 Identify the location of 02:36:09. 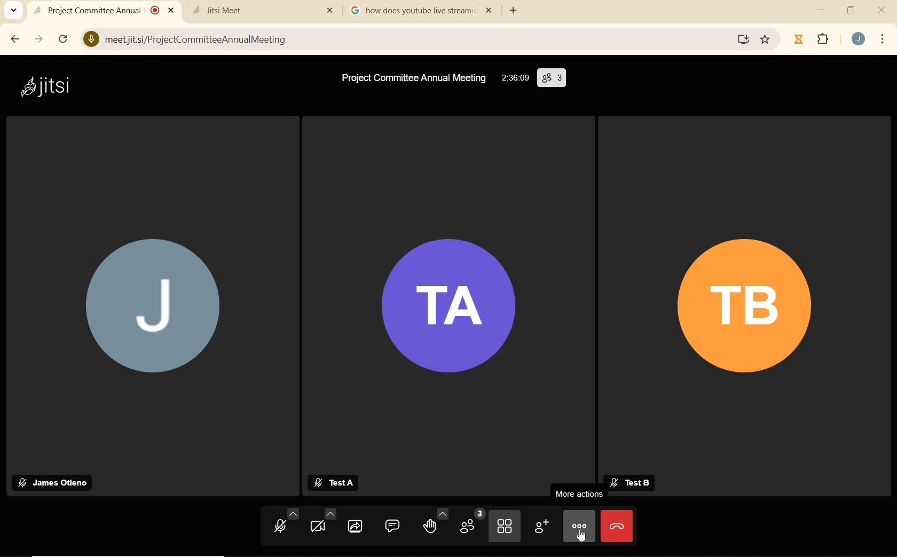
(514, 78).